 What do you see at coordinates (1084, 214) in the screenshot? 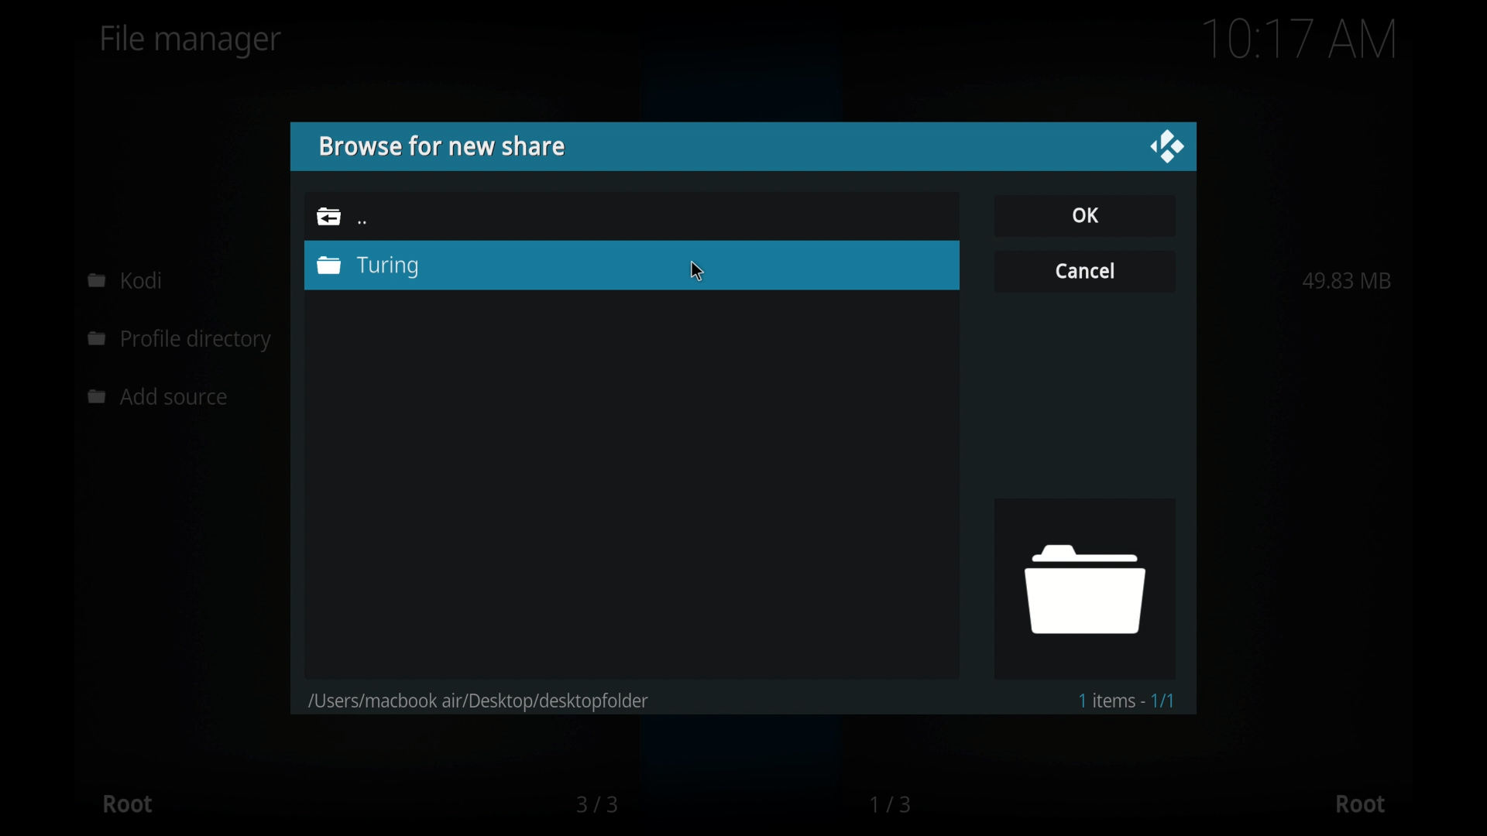
I see `ok` at bounding box center [1084, 214].